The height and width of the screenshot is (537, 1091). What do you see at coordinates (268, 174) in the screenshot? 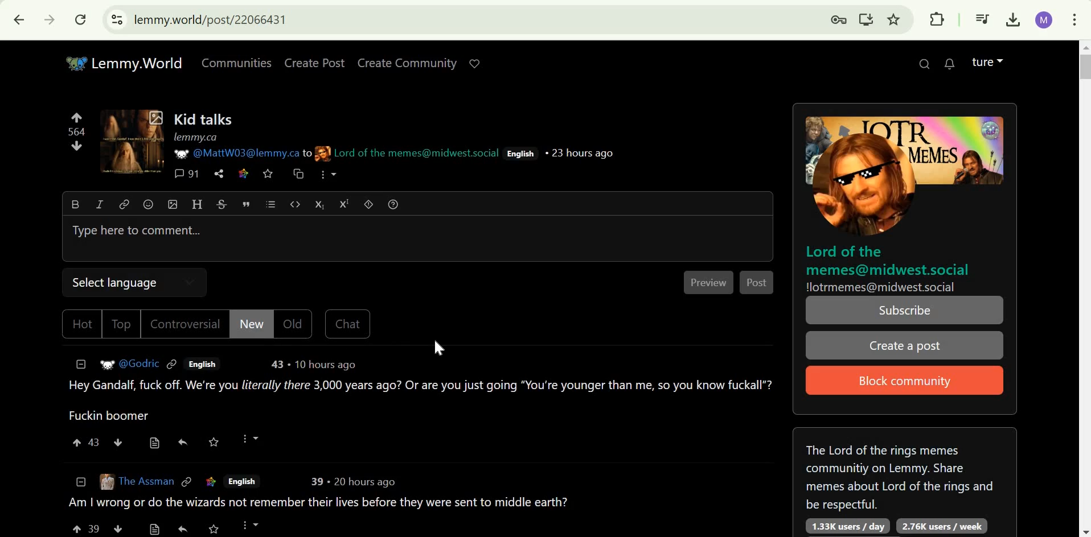
I see `save` at bounding box center [268, 174].